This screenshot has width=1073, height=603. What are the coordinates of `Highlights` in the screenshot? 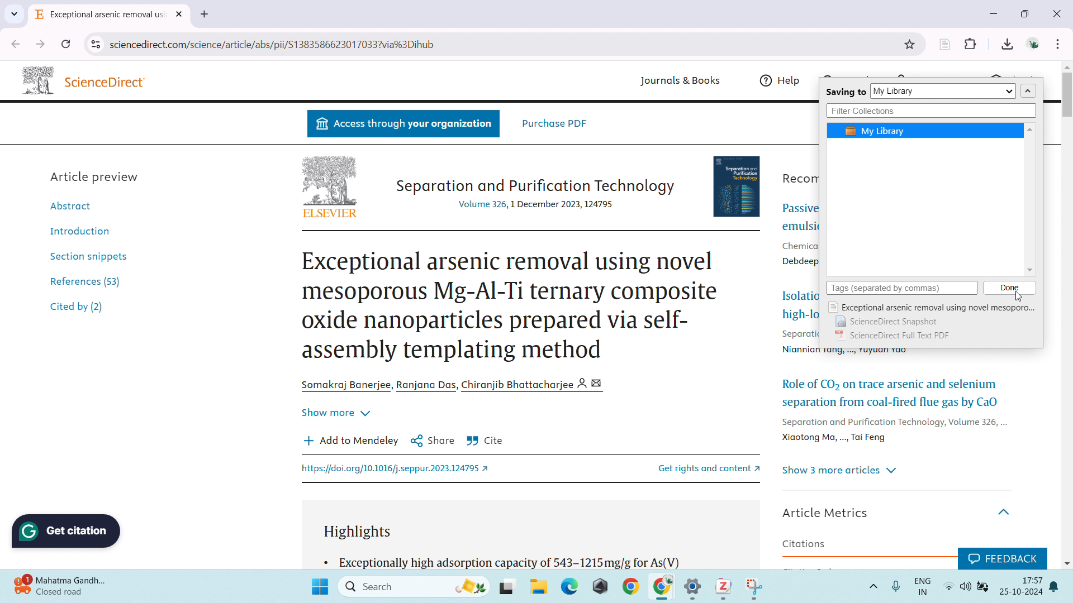 It's located at (363, 532).